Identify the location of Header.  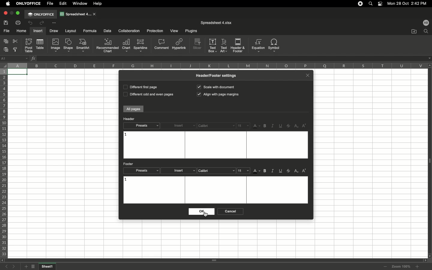
(129, 119).